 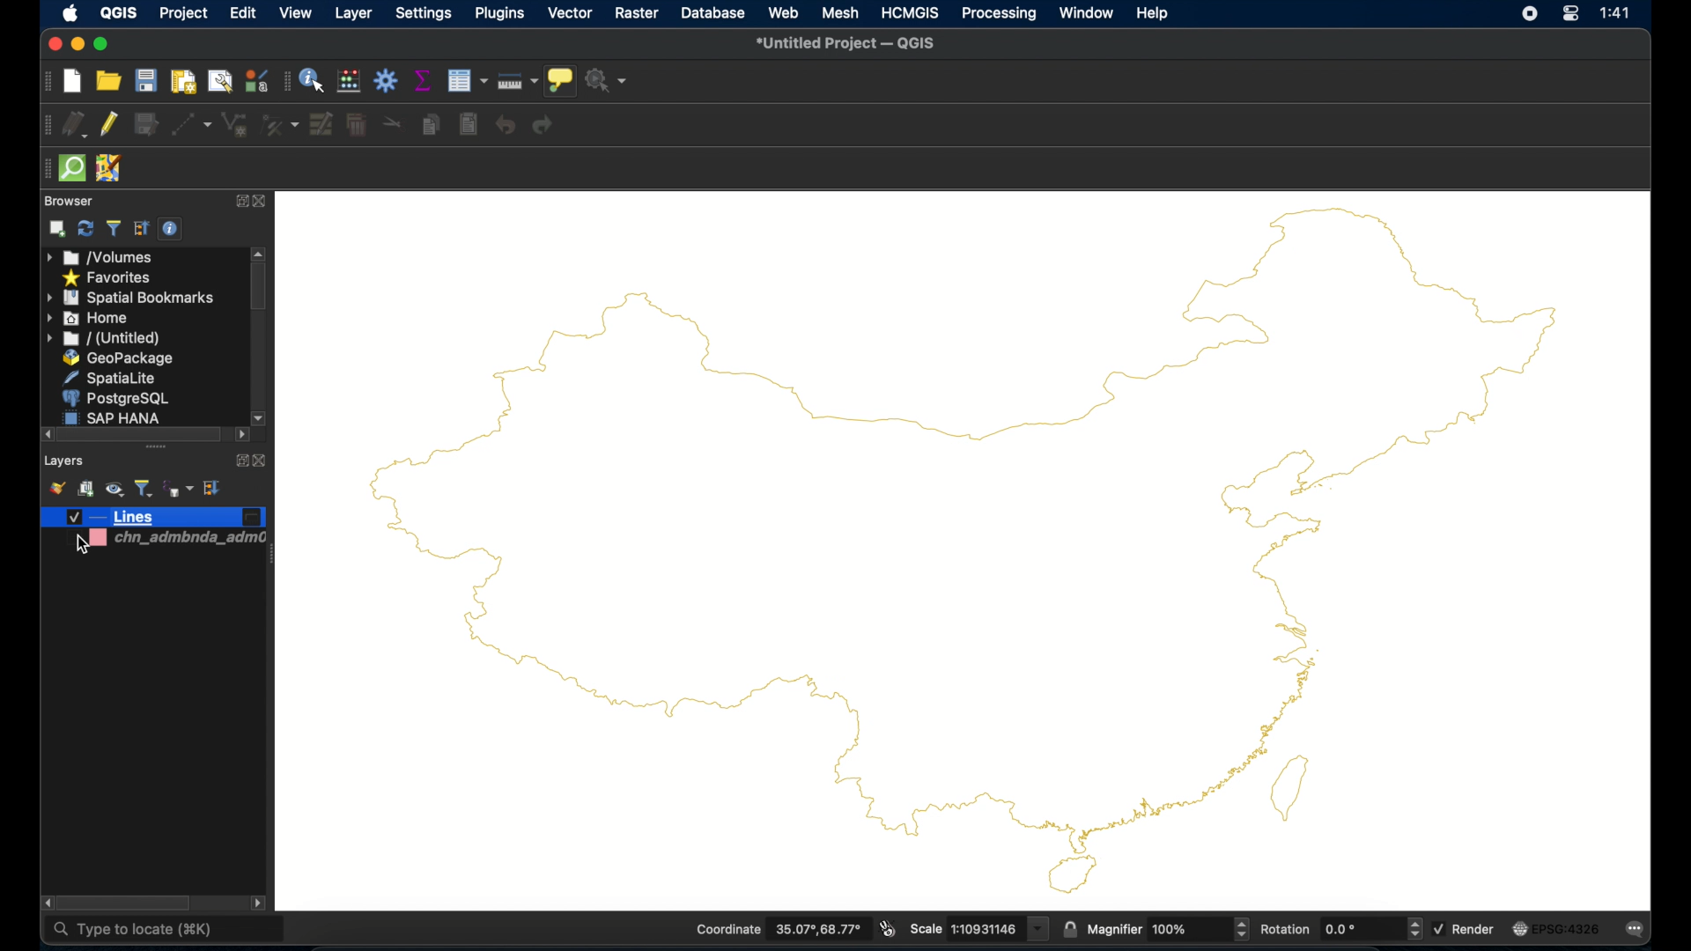 What do you see at coordinates (78, 544) in the screenshot?
I see `cursor` at bounding box center [78, 544].